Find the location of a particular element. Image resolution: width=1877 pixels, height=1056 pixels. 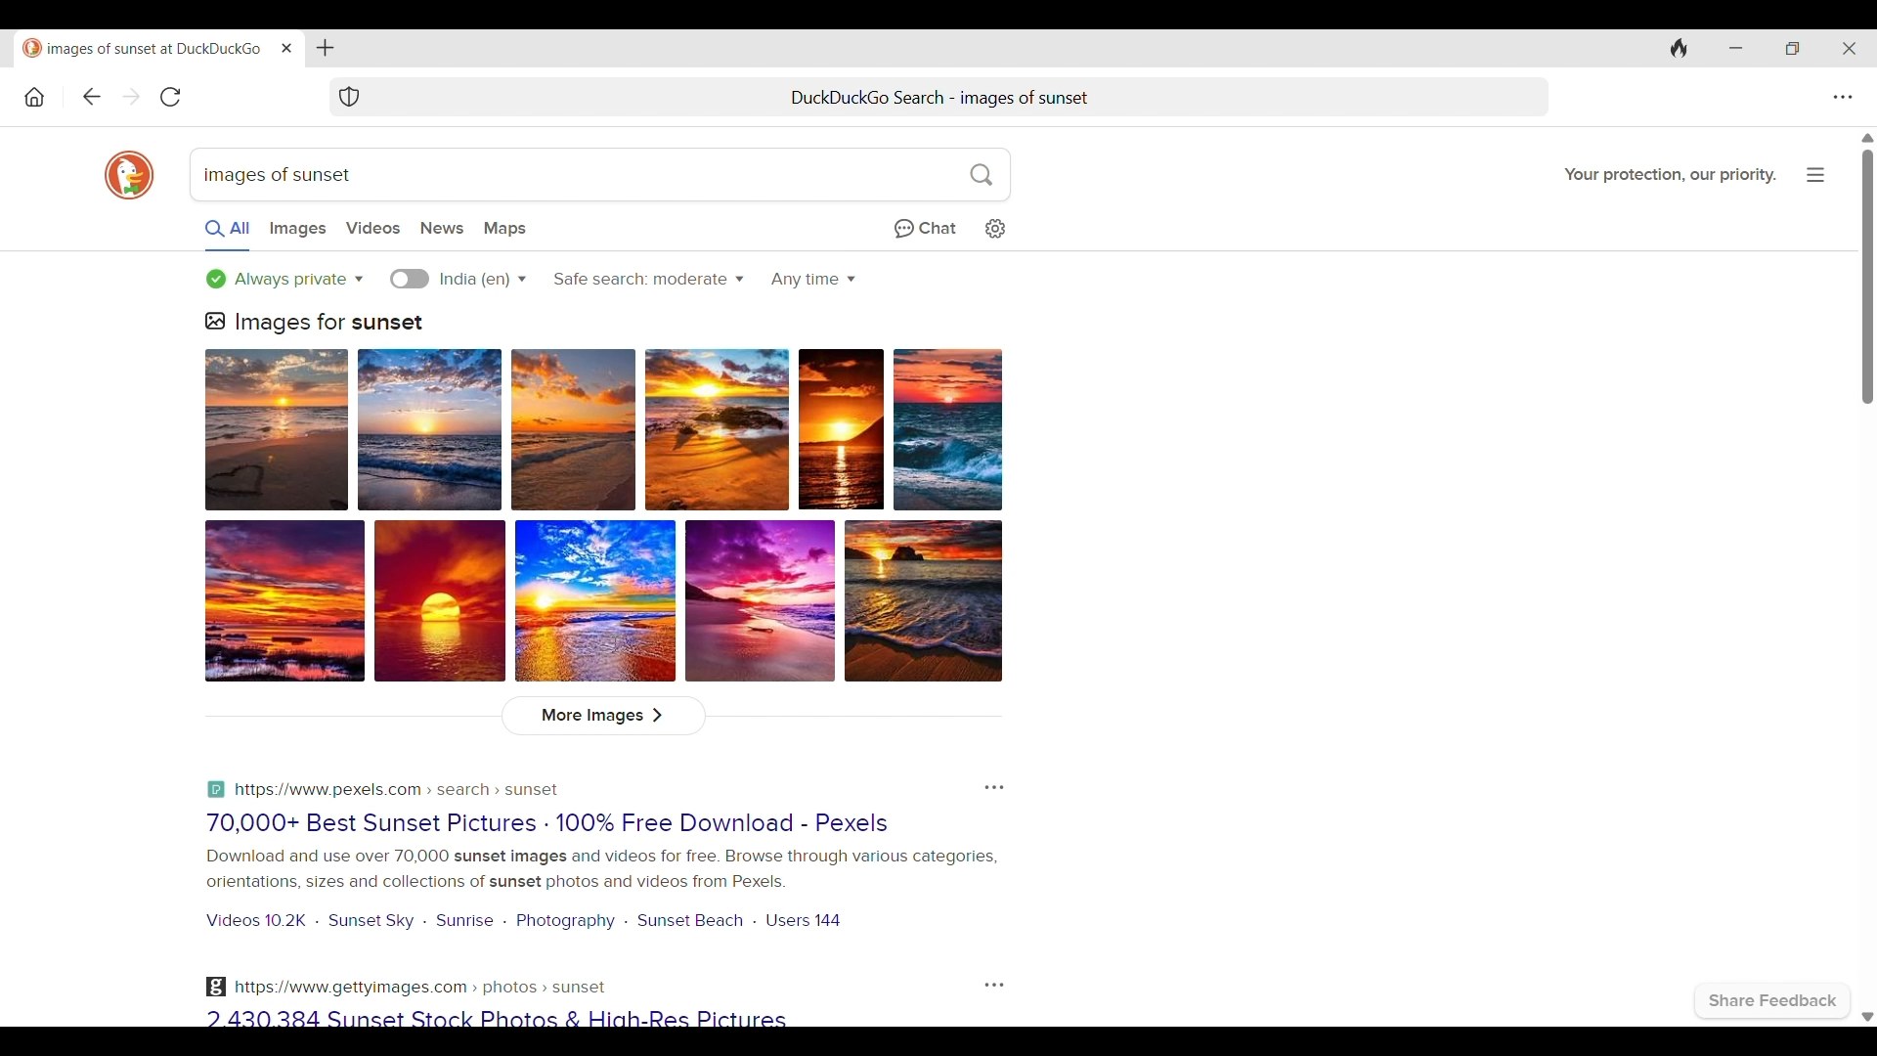

Sunset sky is located at coordinates (371, 920).